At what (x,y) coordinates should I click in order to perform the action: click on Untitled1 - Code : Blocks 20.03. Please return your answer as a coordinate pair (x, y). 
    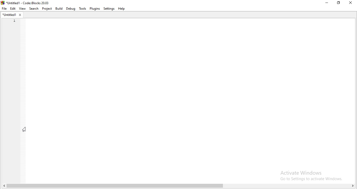
    Looking at the image, I should click on (26, 3).